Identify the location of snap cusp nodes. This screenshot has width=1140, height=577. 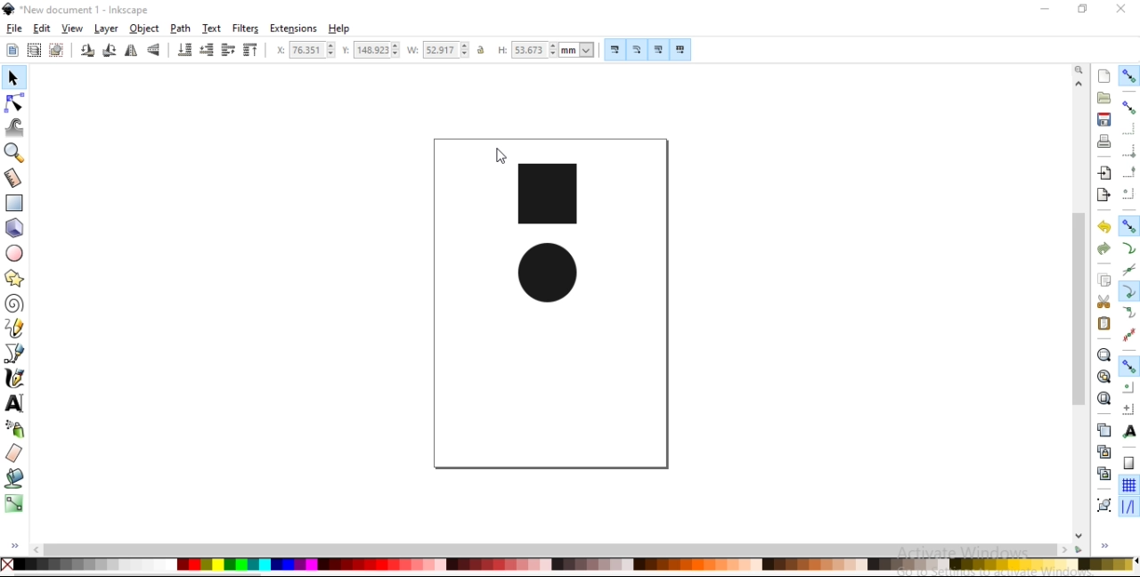
(1128, 291).